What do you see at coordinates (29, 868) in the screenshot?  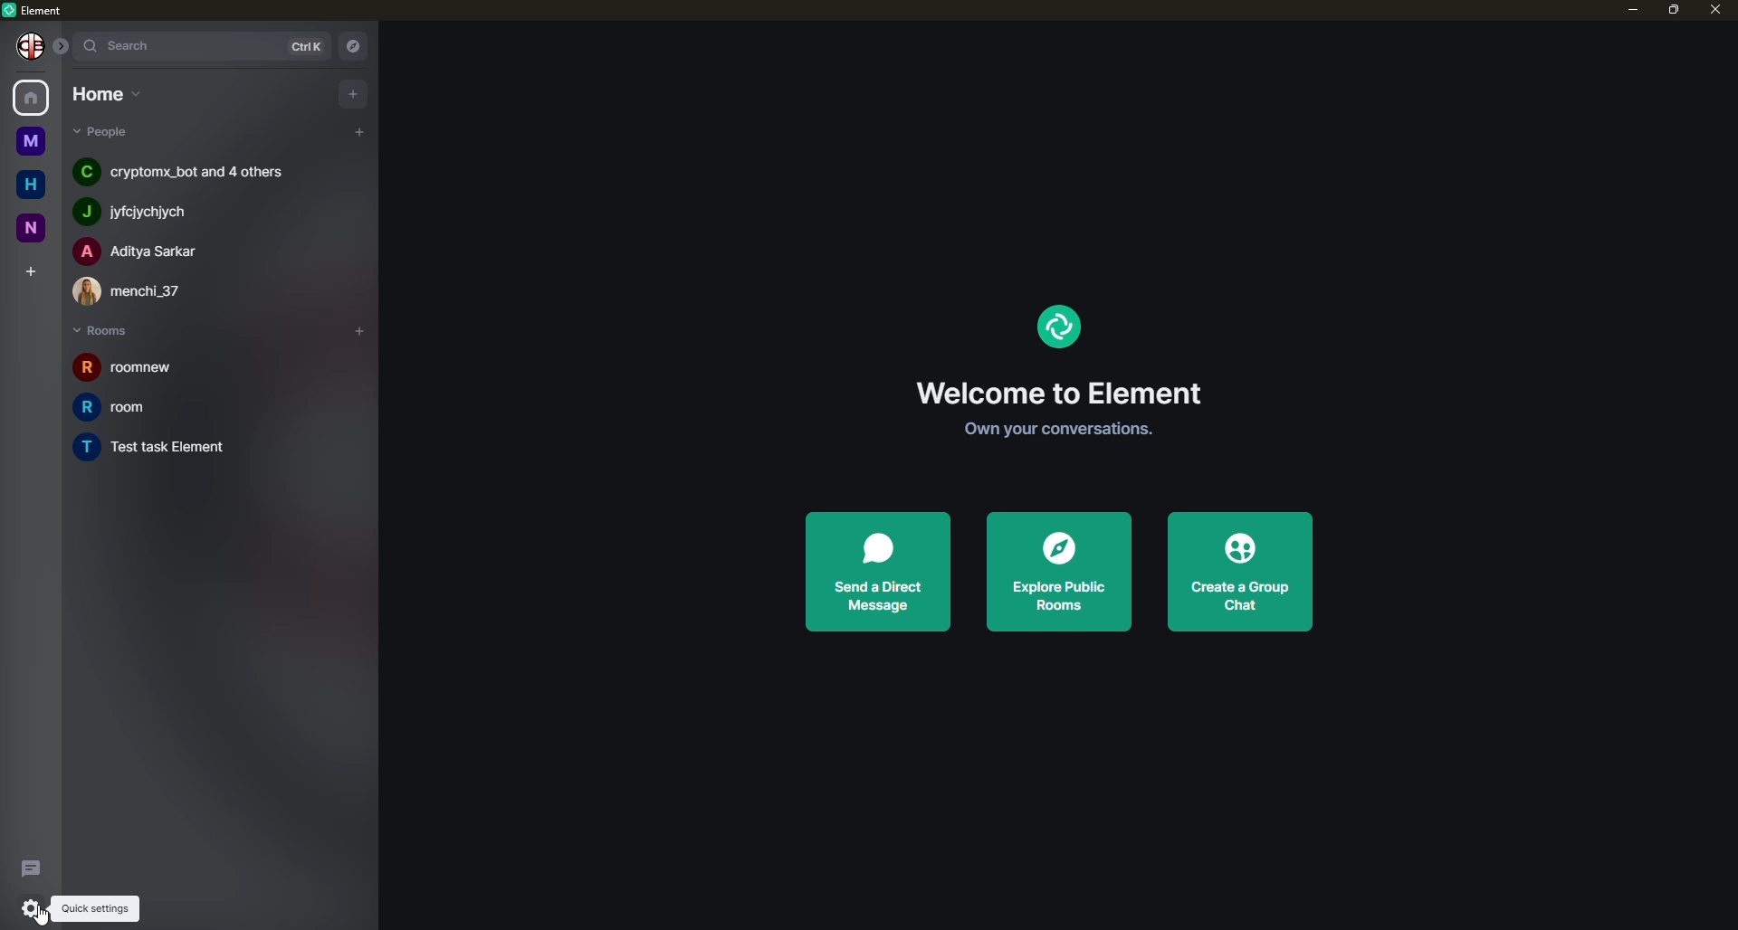 I see `threads` at bounding box center [29, 868].